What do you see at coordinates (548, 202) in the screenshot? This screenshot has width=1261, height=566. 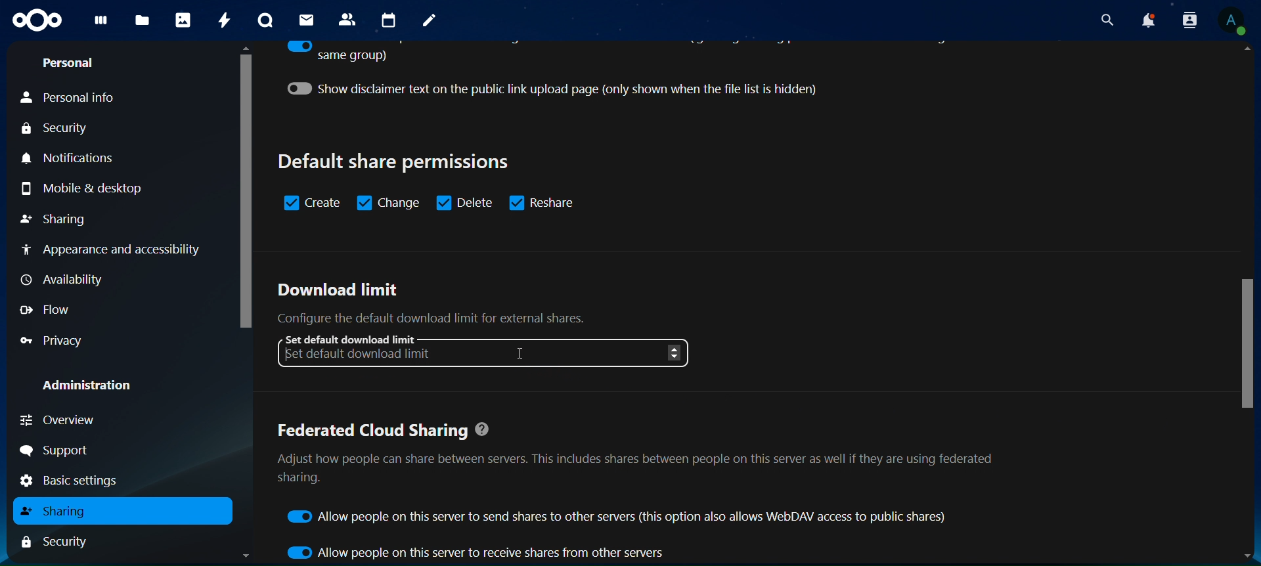 I see `reshare` at bounding box center [548, 202].